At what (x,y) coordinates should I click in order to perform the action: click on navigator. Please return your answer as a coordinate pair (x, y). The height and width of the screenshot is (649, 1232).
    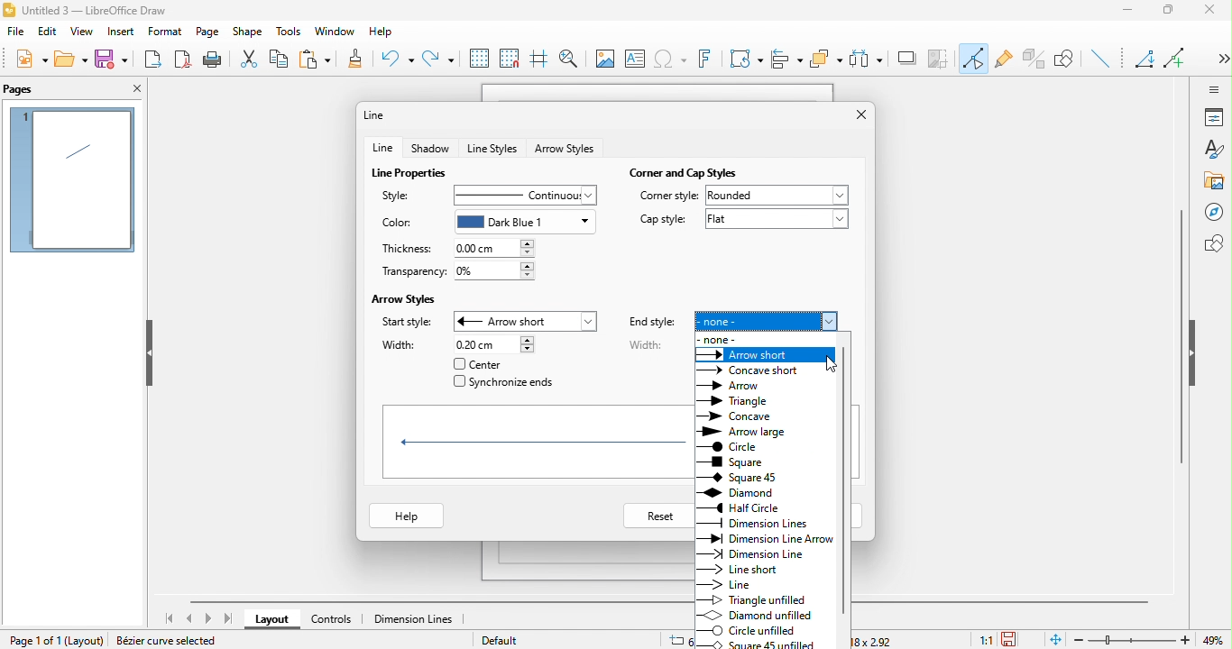
    Looking at the image, I should click on (1213, 212).